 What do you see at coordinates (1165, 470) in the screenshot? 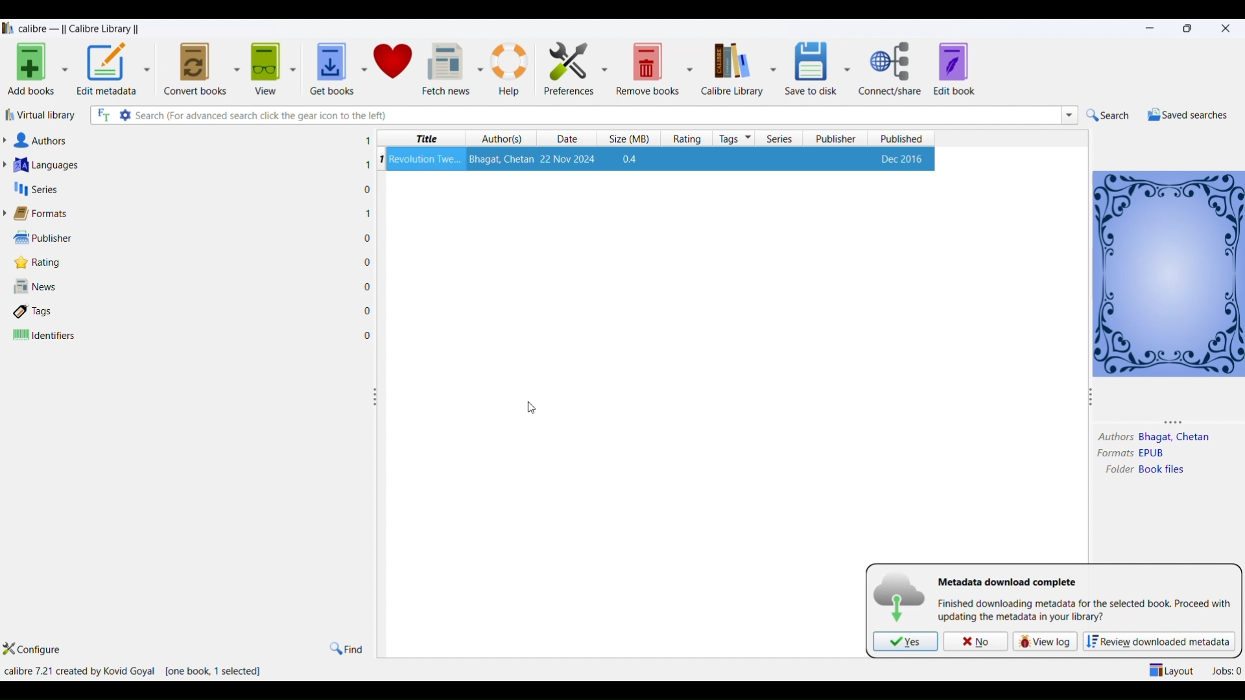
I see `folder name` at bounding box center [1165, 470].